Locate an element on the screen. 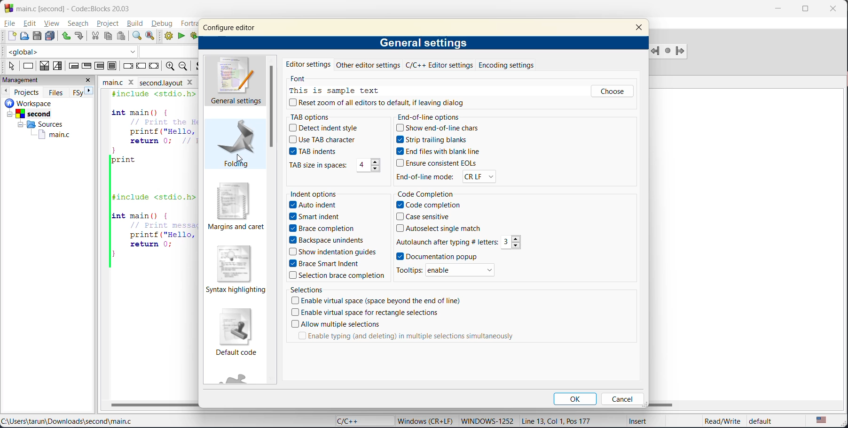 The image size is (848, 428). windows-1252 is located at coordinates (487, 421).